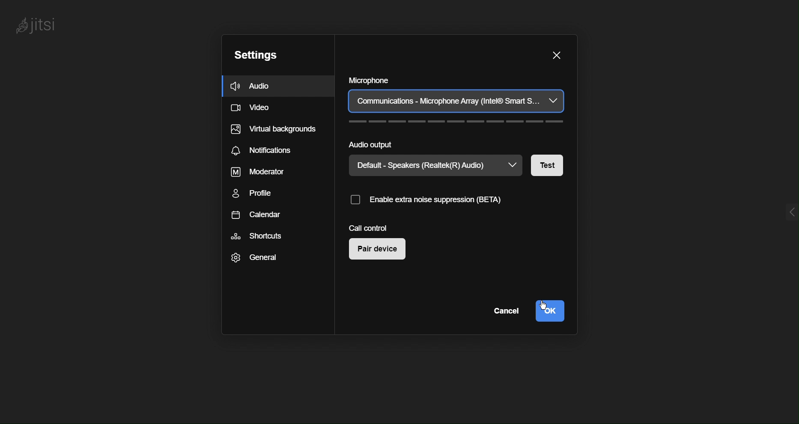 The width and height of the screenshot is (799, 424). Describe the element at coordinates (781, 214) in the screenshot. I see `menu` at that location.